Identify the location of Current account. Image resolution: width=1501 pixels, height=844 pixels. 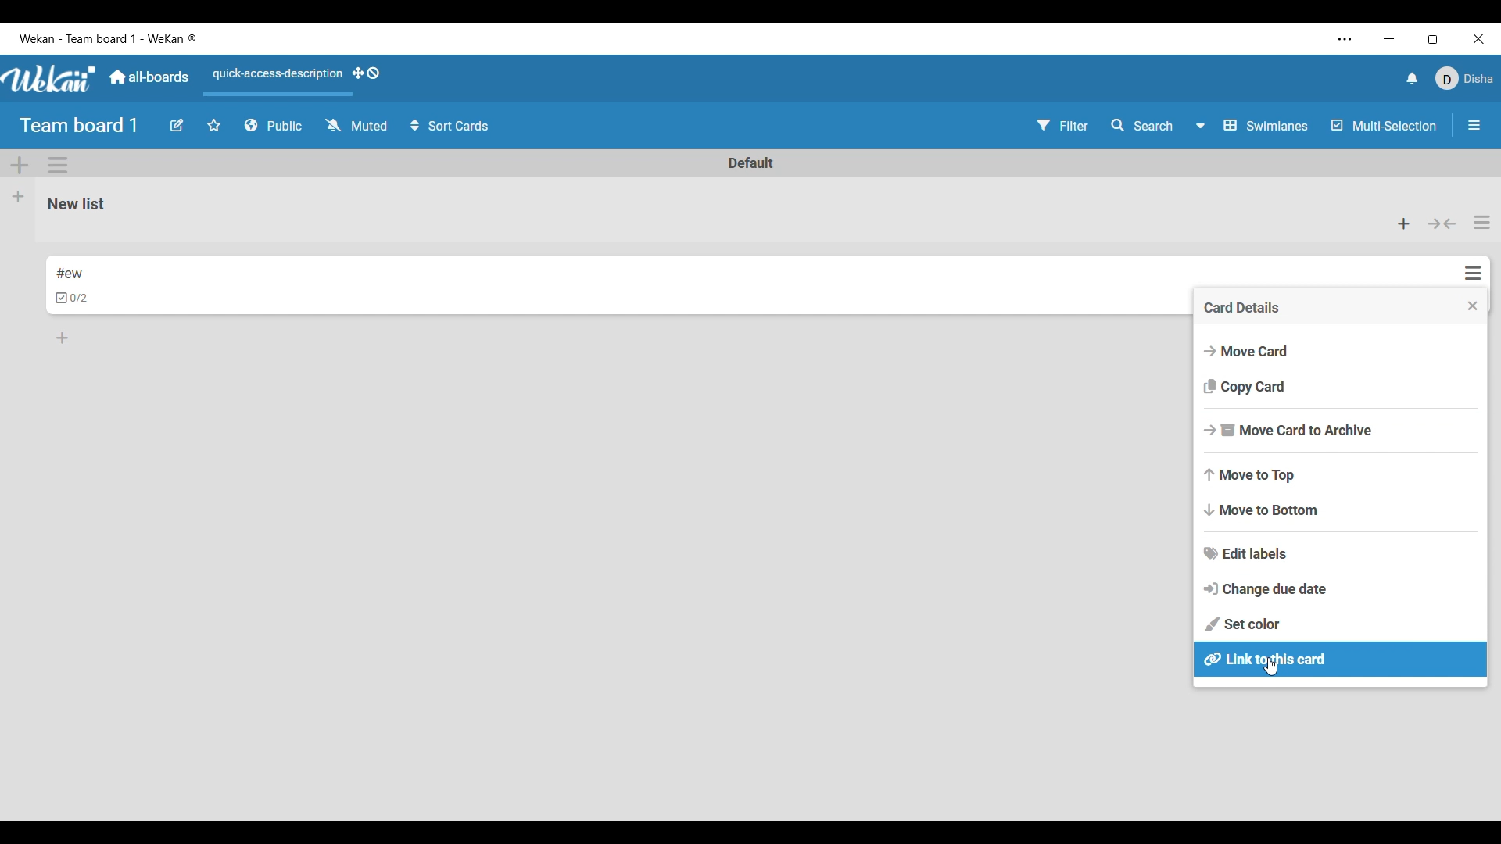
(1463, 79).